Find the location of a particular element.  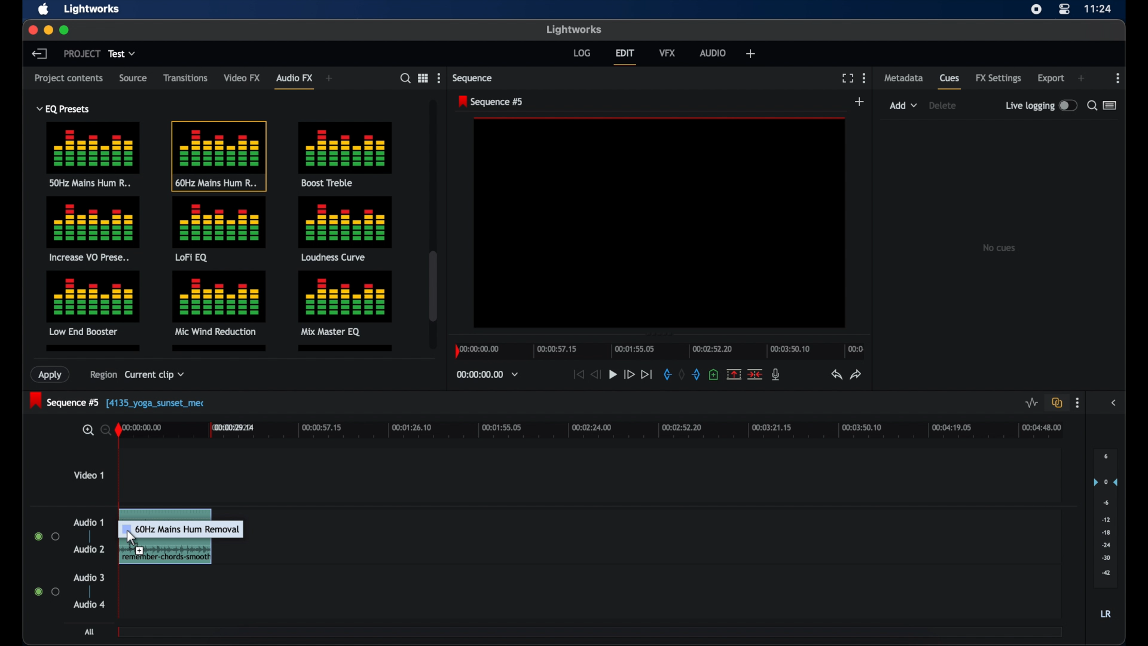

control center is located at coordinates (1063, 10).